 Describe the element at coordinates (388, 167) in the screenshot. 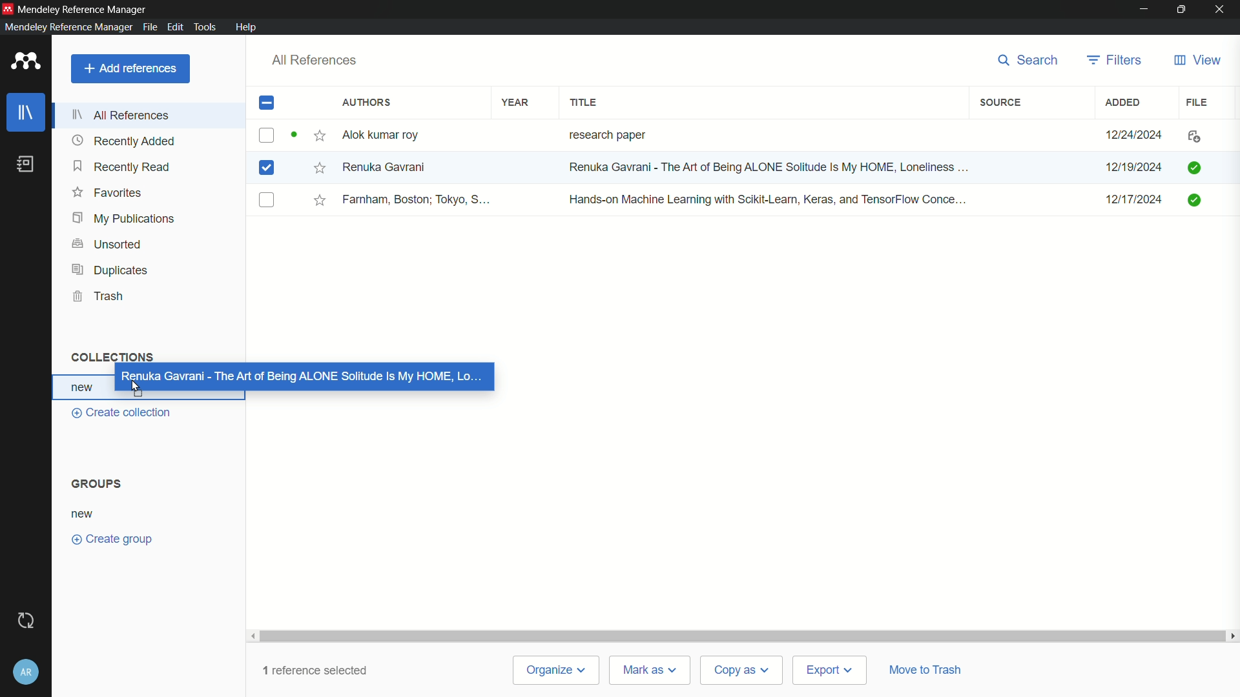

I see `Renuka Gavrani` at that location.